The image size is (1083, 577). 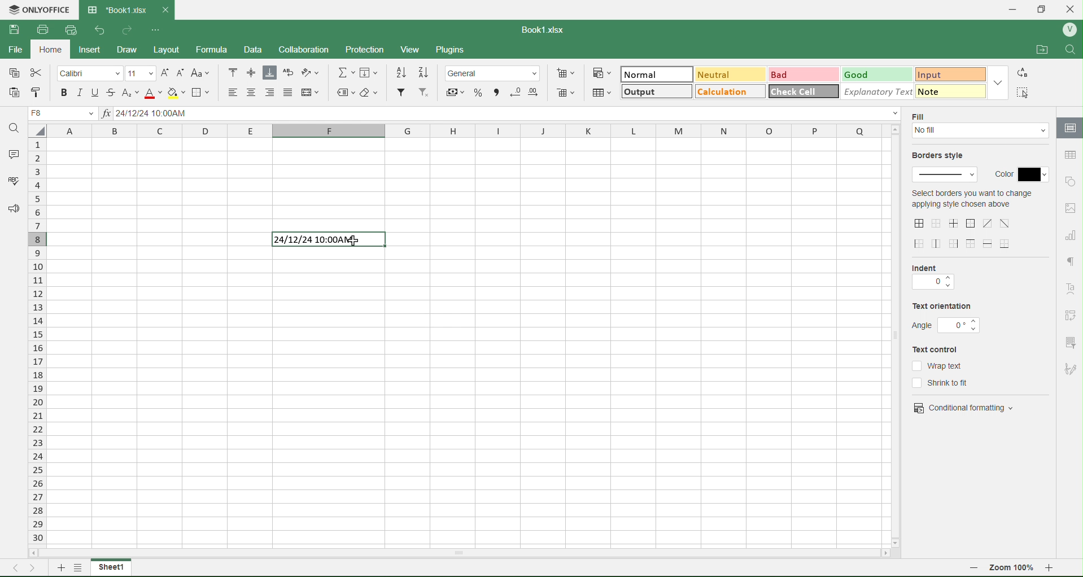 I want to click on Named Ranges, so click(x=344, y=93).